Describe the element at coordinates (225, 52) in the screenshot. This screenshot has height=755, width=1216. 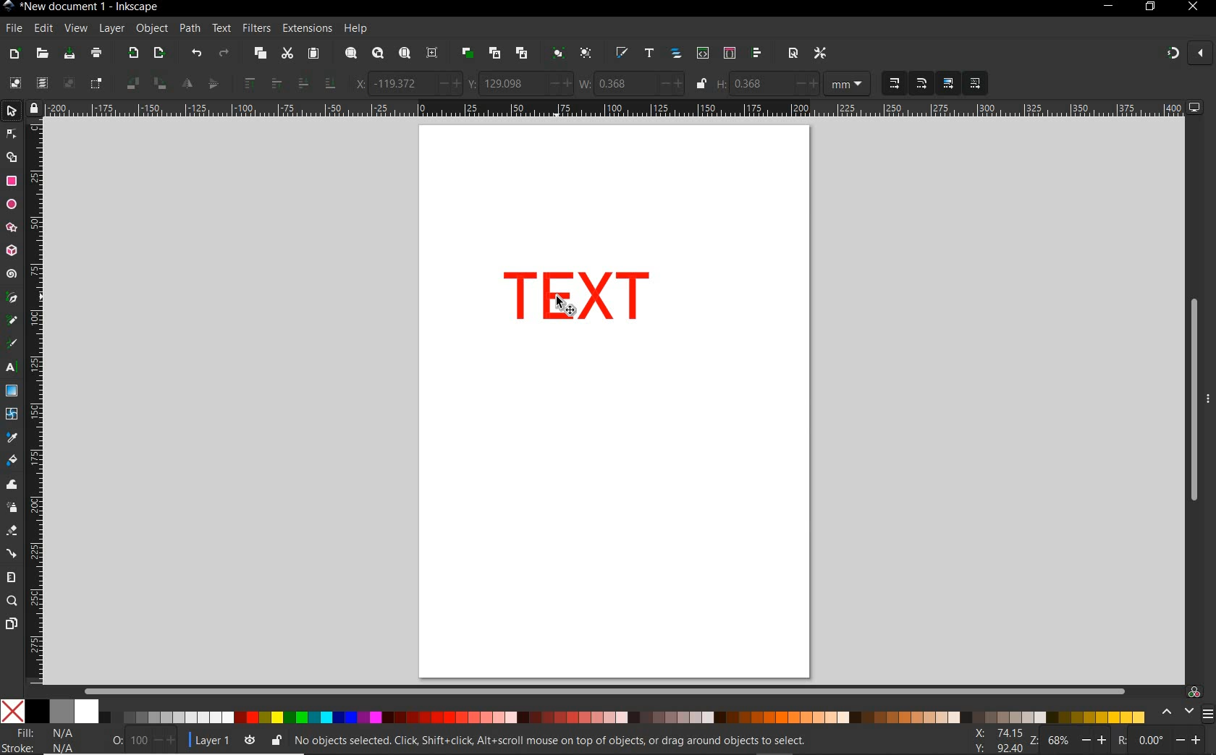
I see `REDO` at that location.